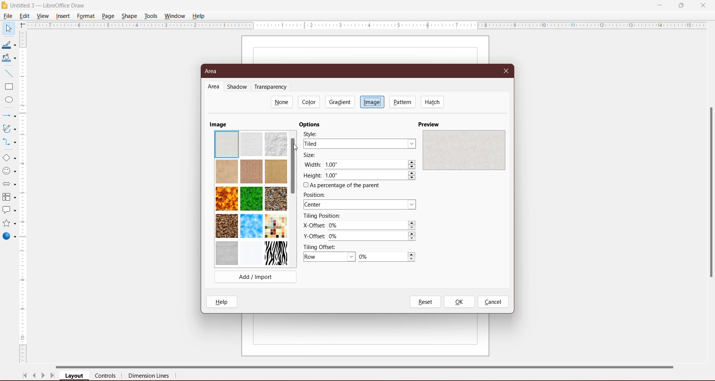 The width and height of the screenshot is (715, 381). Describe the element at coordinates (709, 202) in the screenshot. I see `scrollbar` at that location.